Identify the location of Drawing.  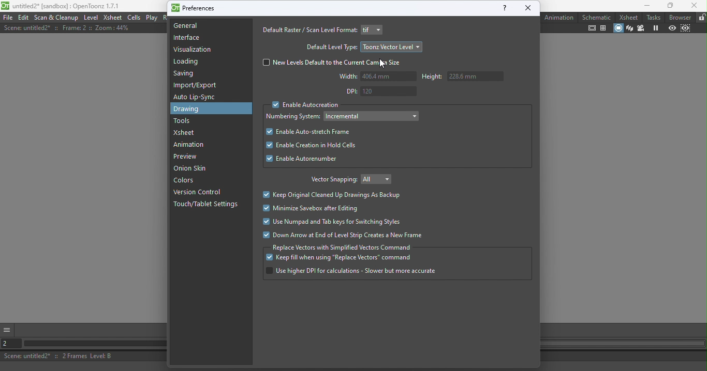
(190, 109).